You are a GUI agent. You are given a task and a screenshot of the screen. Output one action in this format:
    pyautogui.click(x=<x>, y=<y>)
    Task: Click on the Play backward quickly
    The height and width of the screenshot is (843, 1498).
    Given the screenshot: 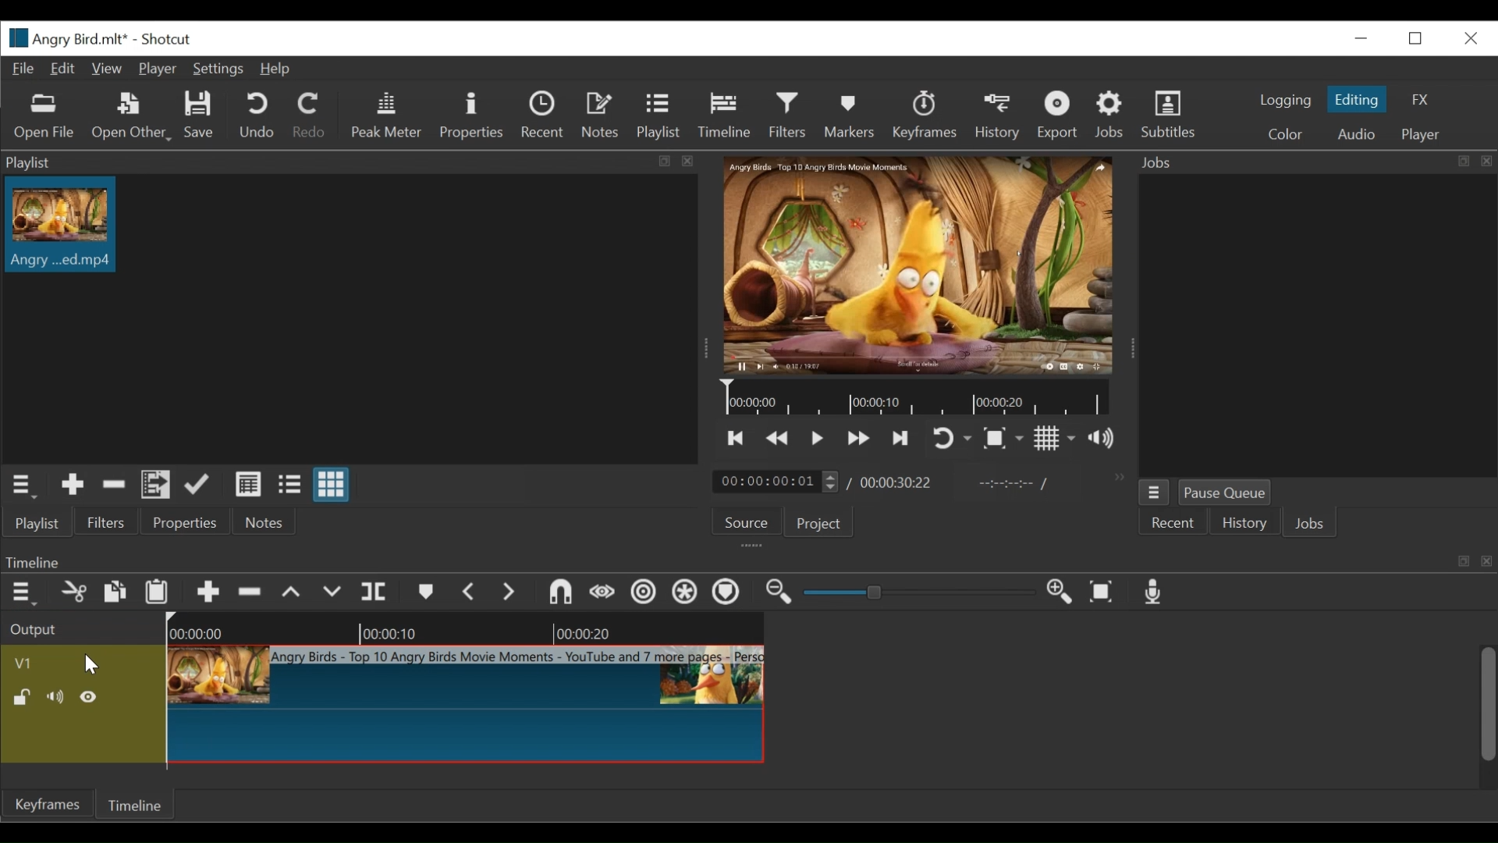 What is the action you would take?
    pyautogui.click(x=779, y=438)
    